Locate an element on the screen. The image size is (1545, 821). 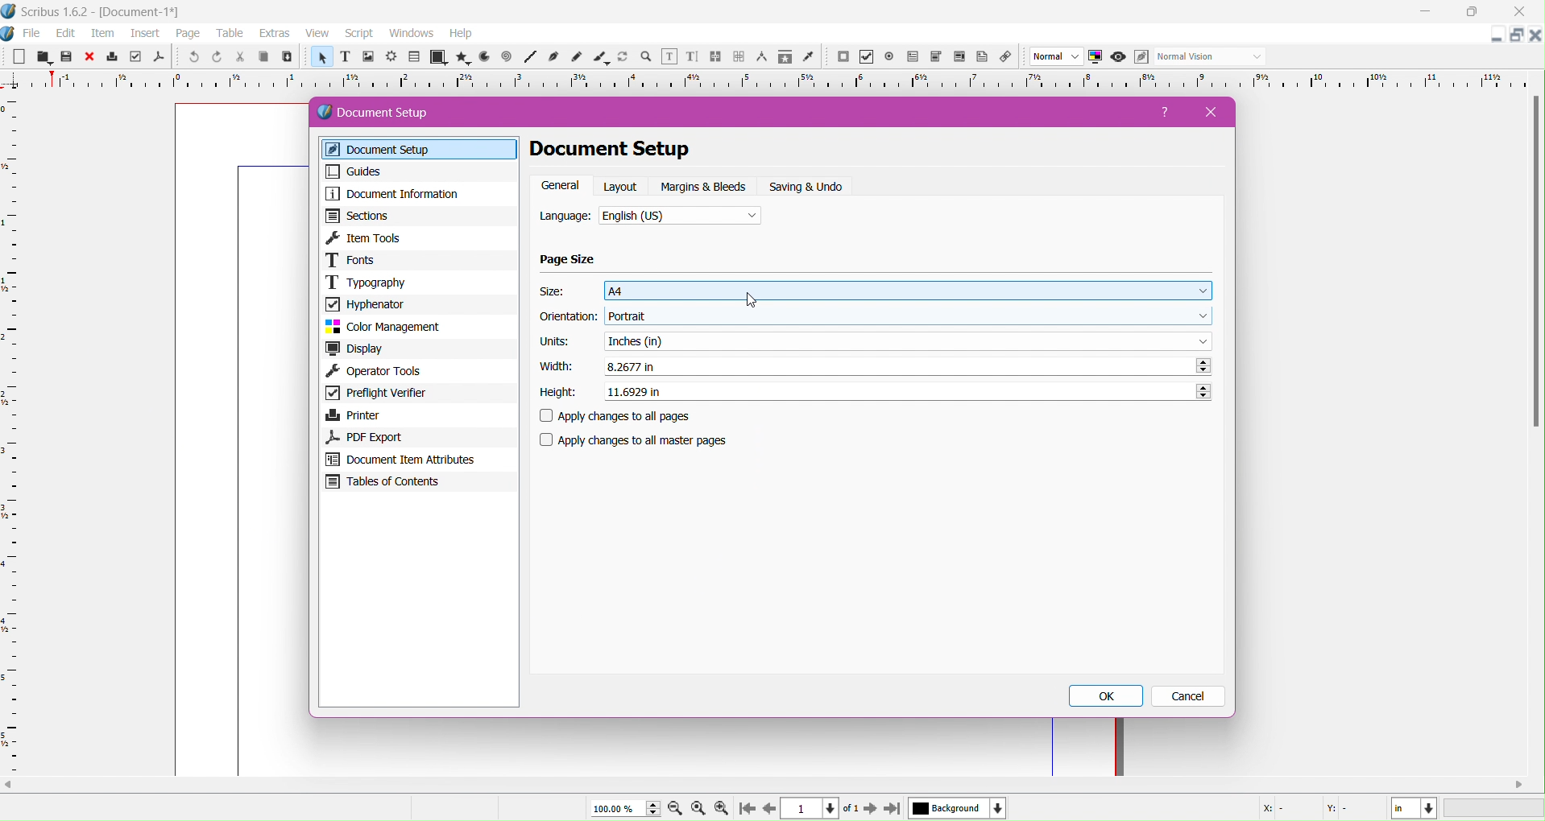
Setting and Undo is located at coordinates (812, 187).